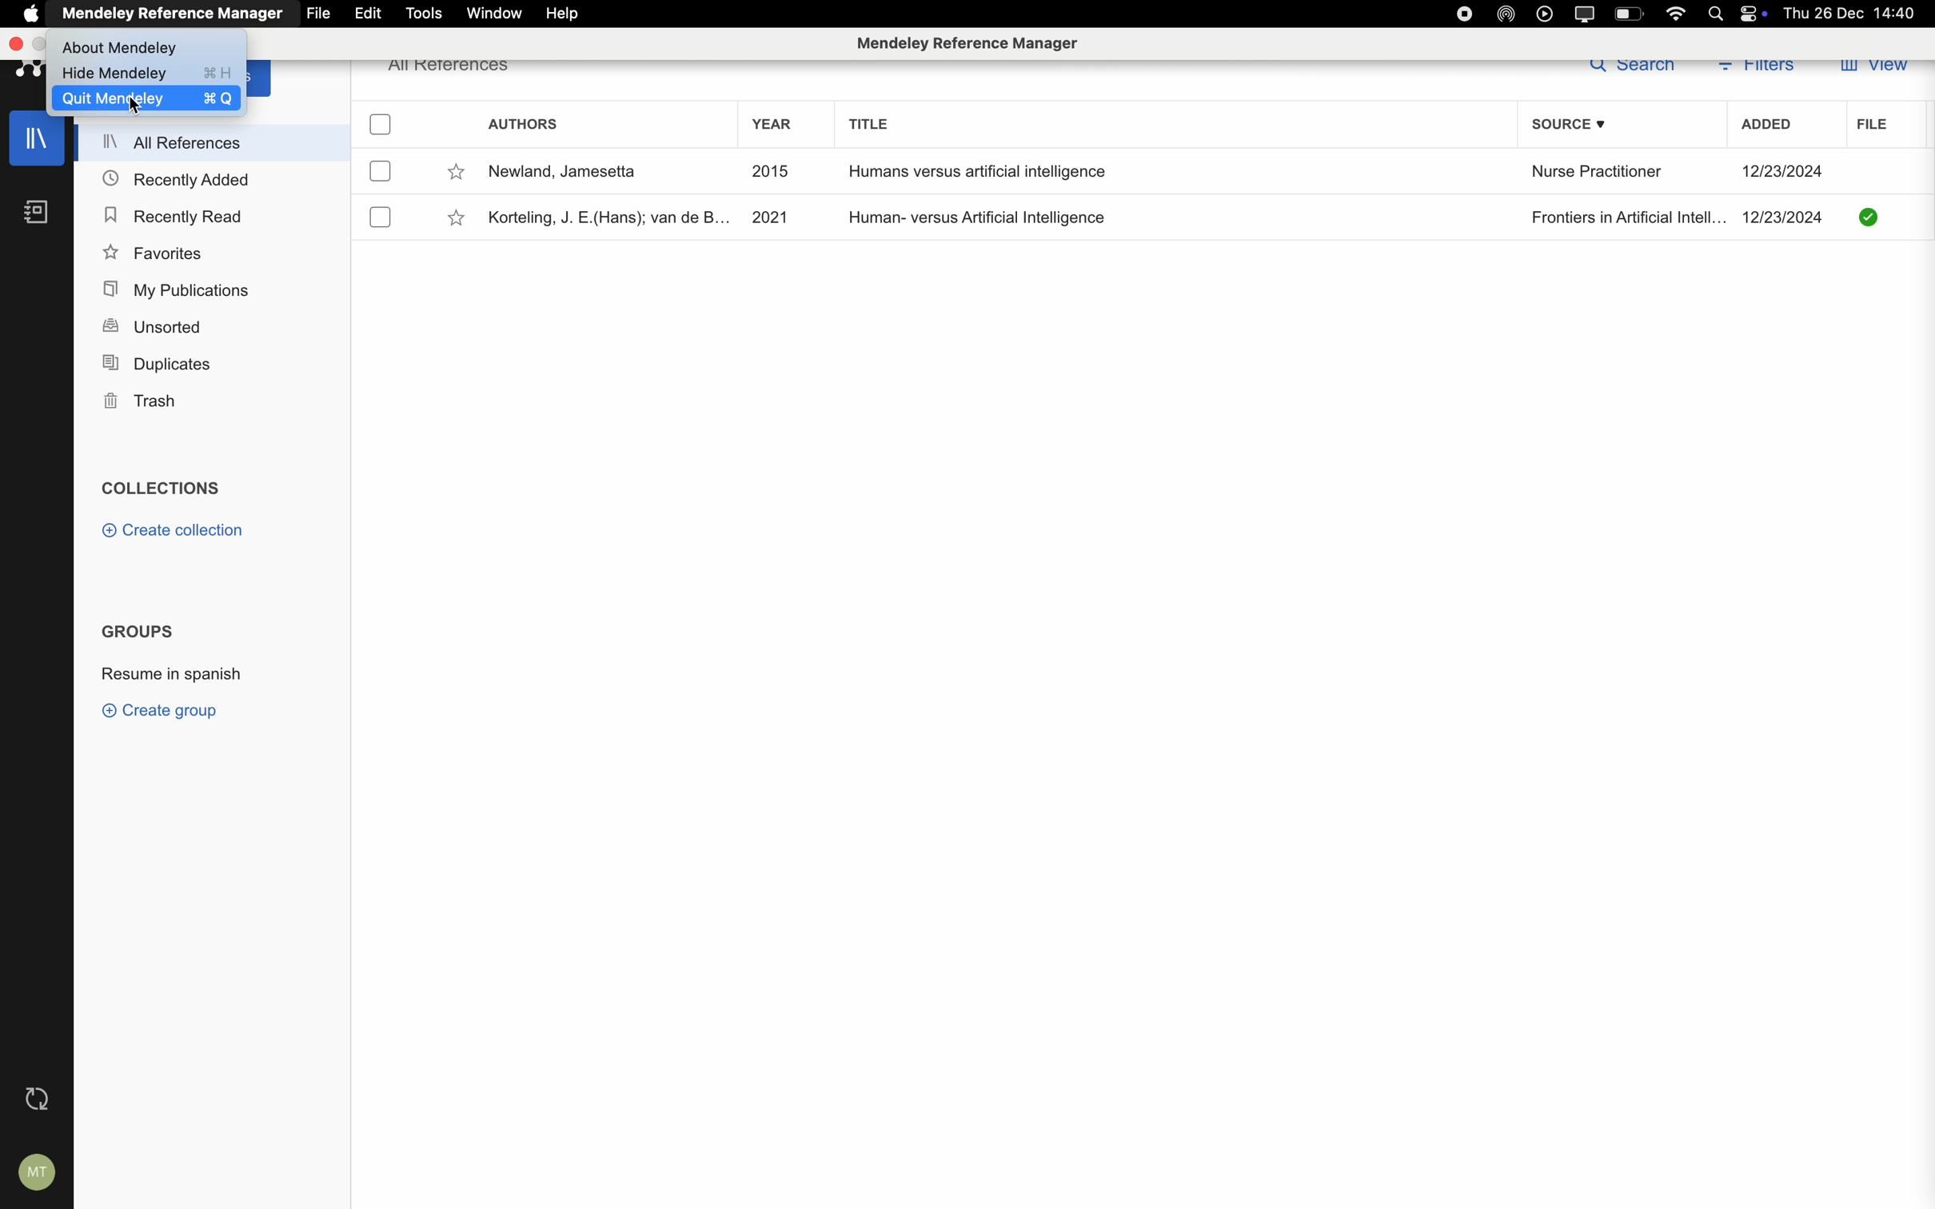 The width and height of the screenshot is (1935, 1209). What do you see at coordinates (162, 361) in the screenshot?
I see `duplicates` at bounding box center [162, 361].